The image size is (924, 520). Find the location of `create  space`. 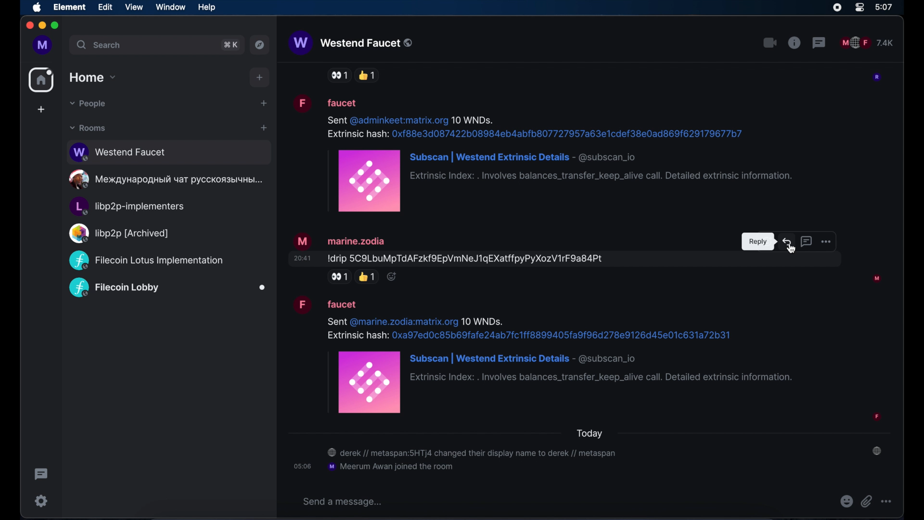

create  space is located at coordinates (42, 110).